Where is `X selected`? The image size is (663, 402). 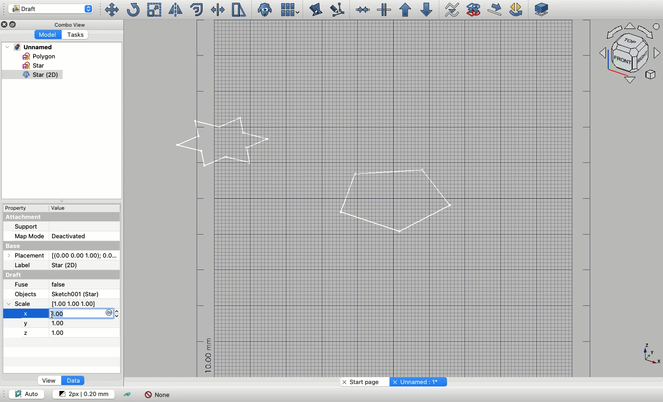
X selected is located at coordinates (25, 314).